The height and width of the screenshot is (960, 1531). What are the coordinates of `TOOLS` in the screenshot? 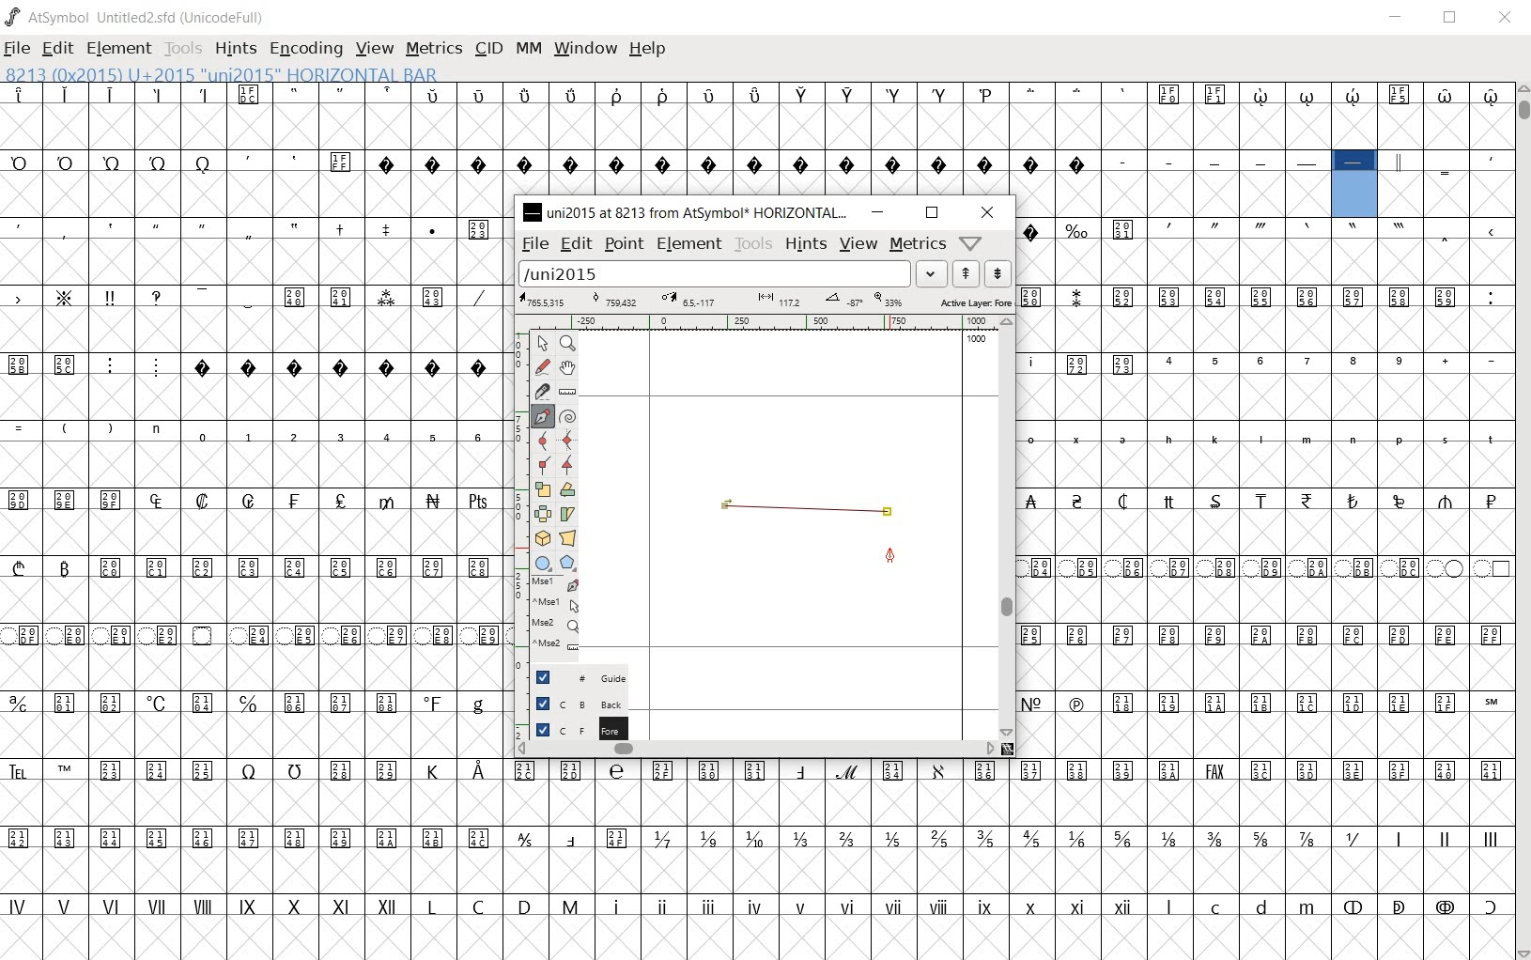 It's located at (186, 50).